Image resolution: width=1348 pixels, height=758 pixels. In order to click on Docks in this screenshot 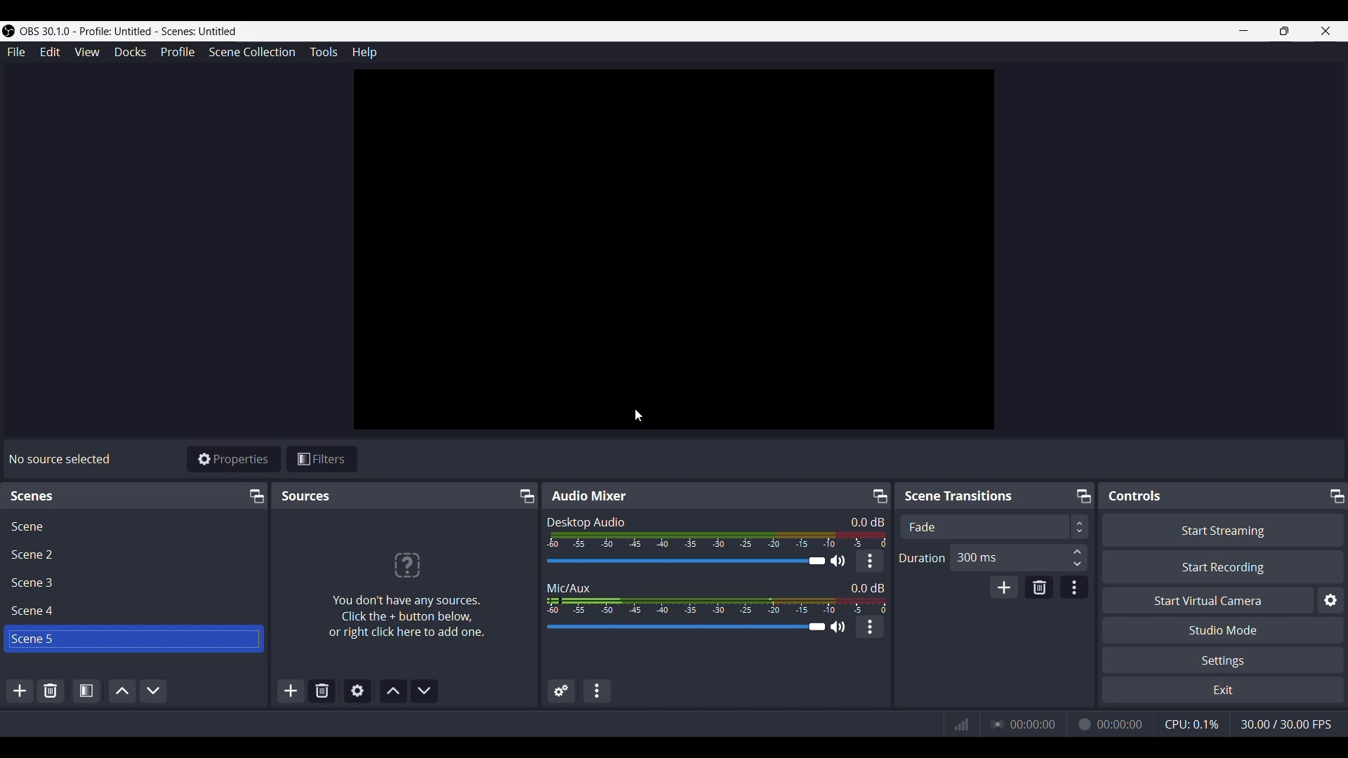, I will do `click(130, 52)`.